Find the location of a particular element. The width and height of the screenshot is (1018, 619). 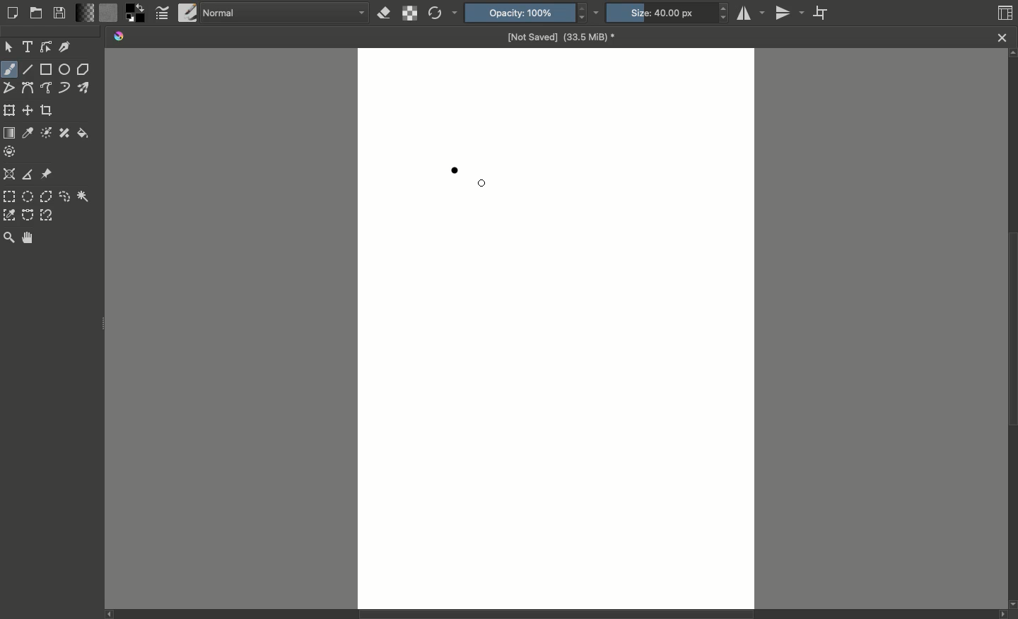

scroll right is located at coordinates (1000, 615).